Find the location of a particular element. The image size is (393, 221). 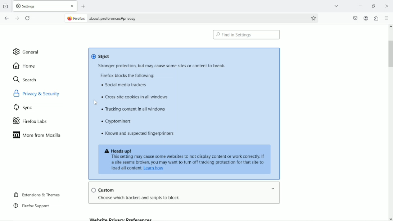

find in settings is located at coordinates (247, 35).